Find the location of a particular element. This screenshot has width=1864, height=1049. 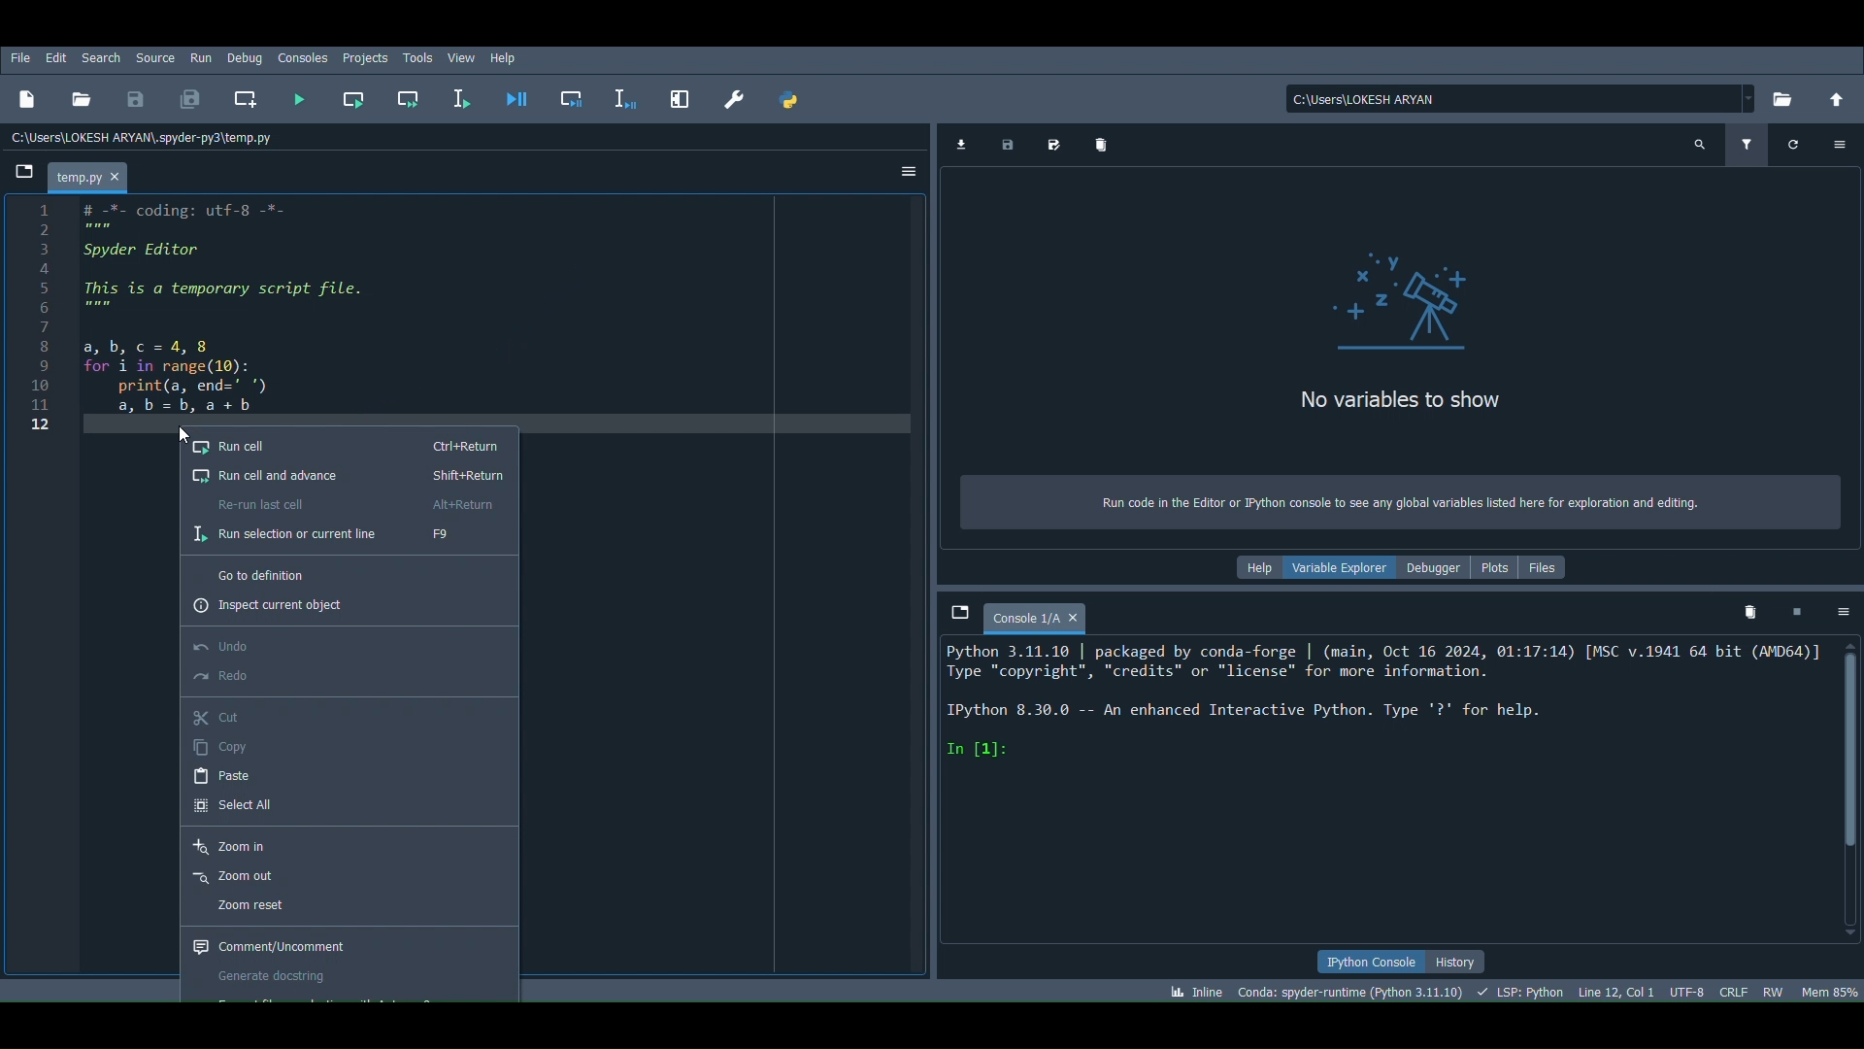

Run cell and advance is located at coordinates (343, 476).